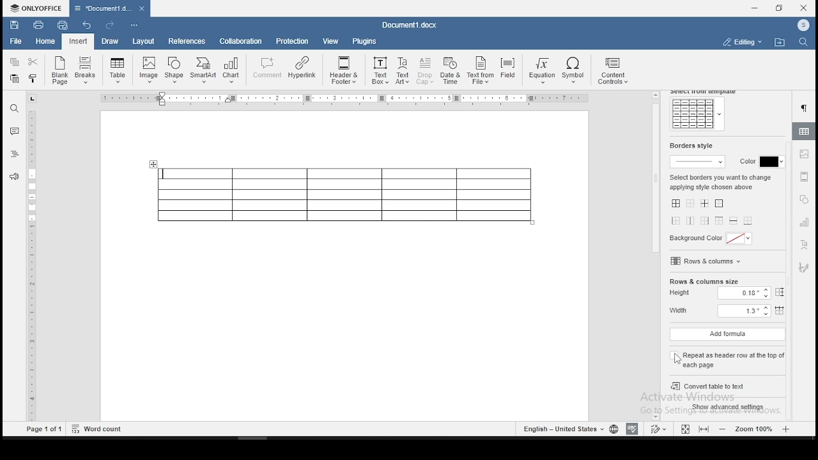 Image resolution: width=818 pixels, height=460 pixels. Describe the element at coordinates (804, 176) in the screenshot. I see `headers & footers` at that location.